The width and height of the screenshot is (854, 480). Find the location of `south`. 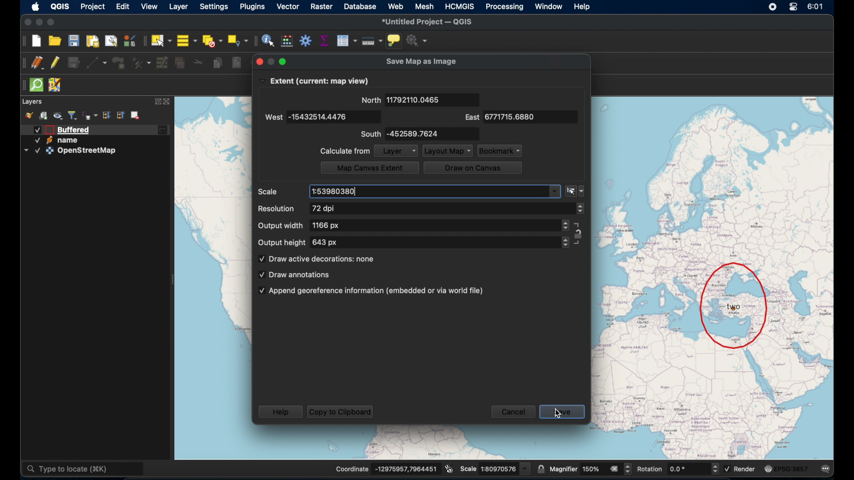

south is located at coordinates (371, 134).